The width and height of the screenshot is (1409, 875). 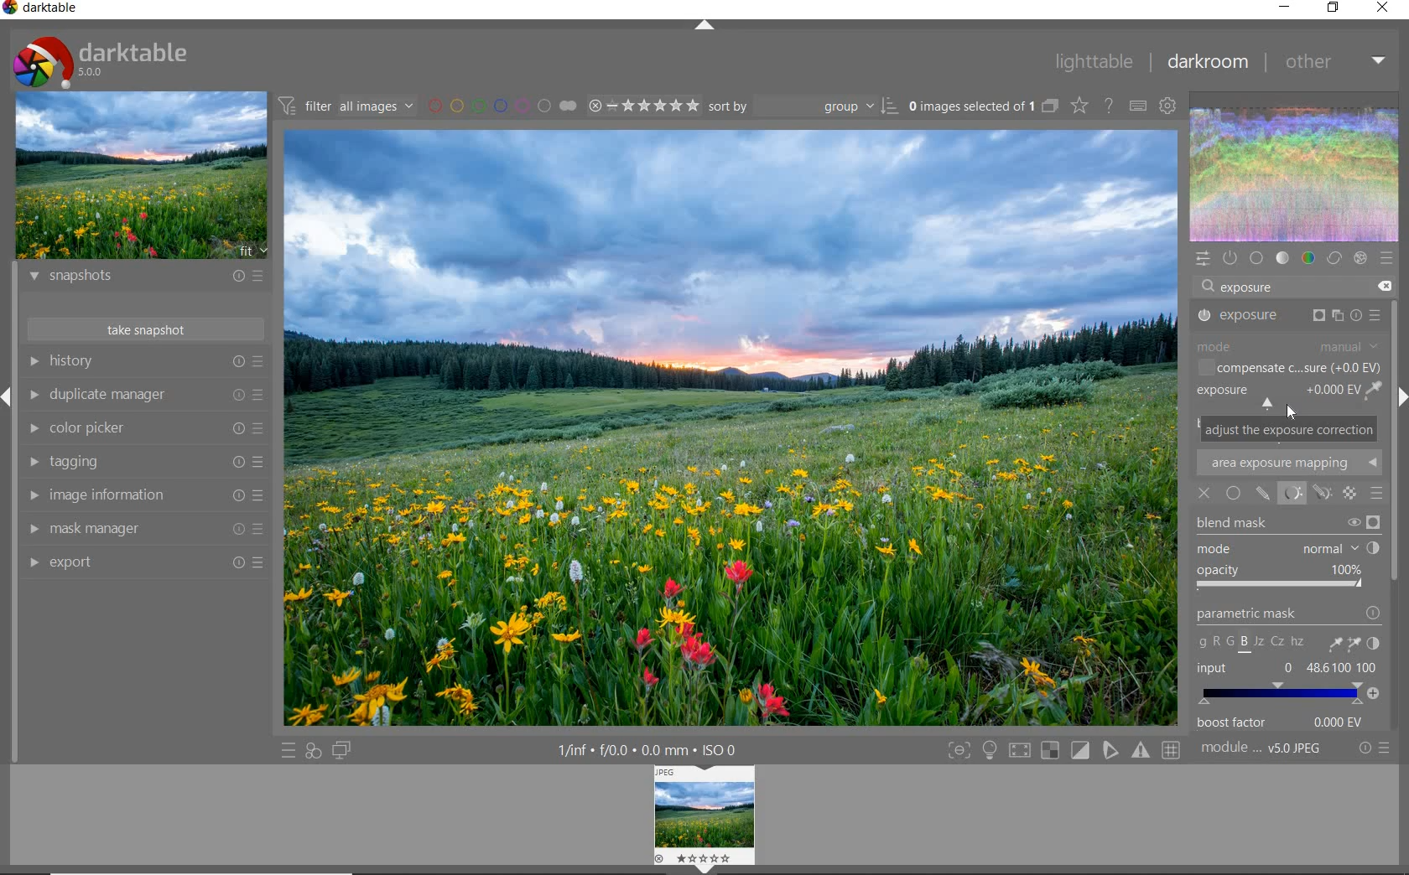 I want to click on effect, so click(x=1360, y=260).